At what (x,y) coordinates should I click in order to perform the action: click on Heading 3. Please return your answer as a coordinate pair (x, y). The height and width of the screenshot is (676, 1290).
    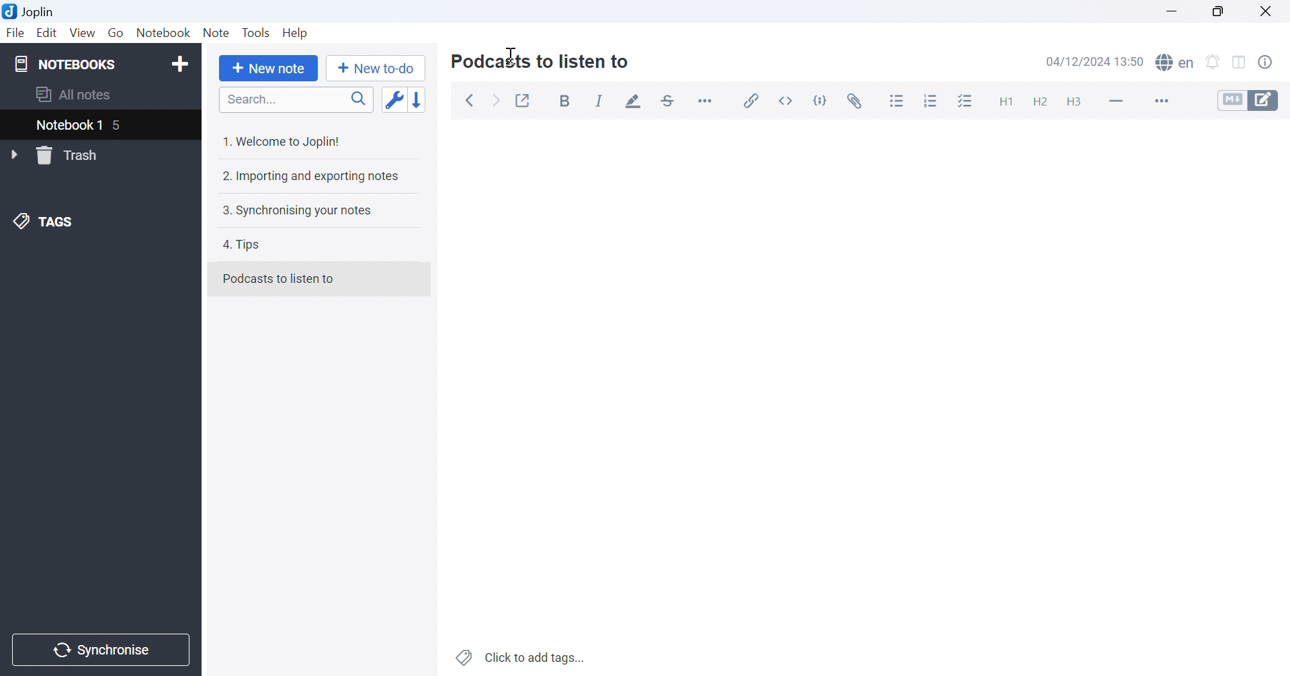
    Looking at the image, I should click on (1075, 102).